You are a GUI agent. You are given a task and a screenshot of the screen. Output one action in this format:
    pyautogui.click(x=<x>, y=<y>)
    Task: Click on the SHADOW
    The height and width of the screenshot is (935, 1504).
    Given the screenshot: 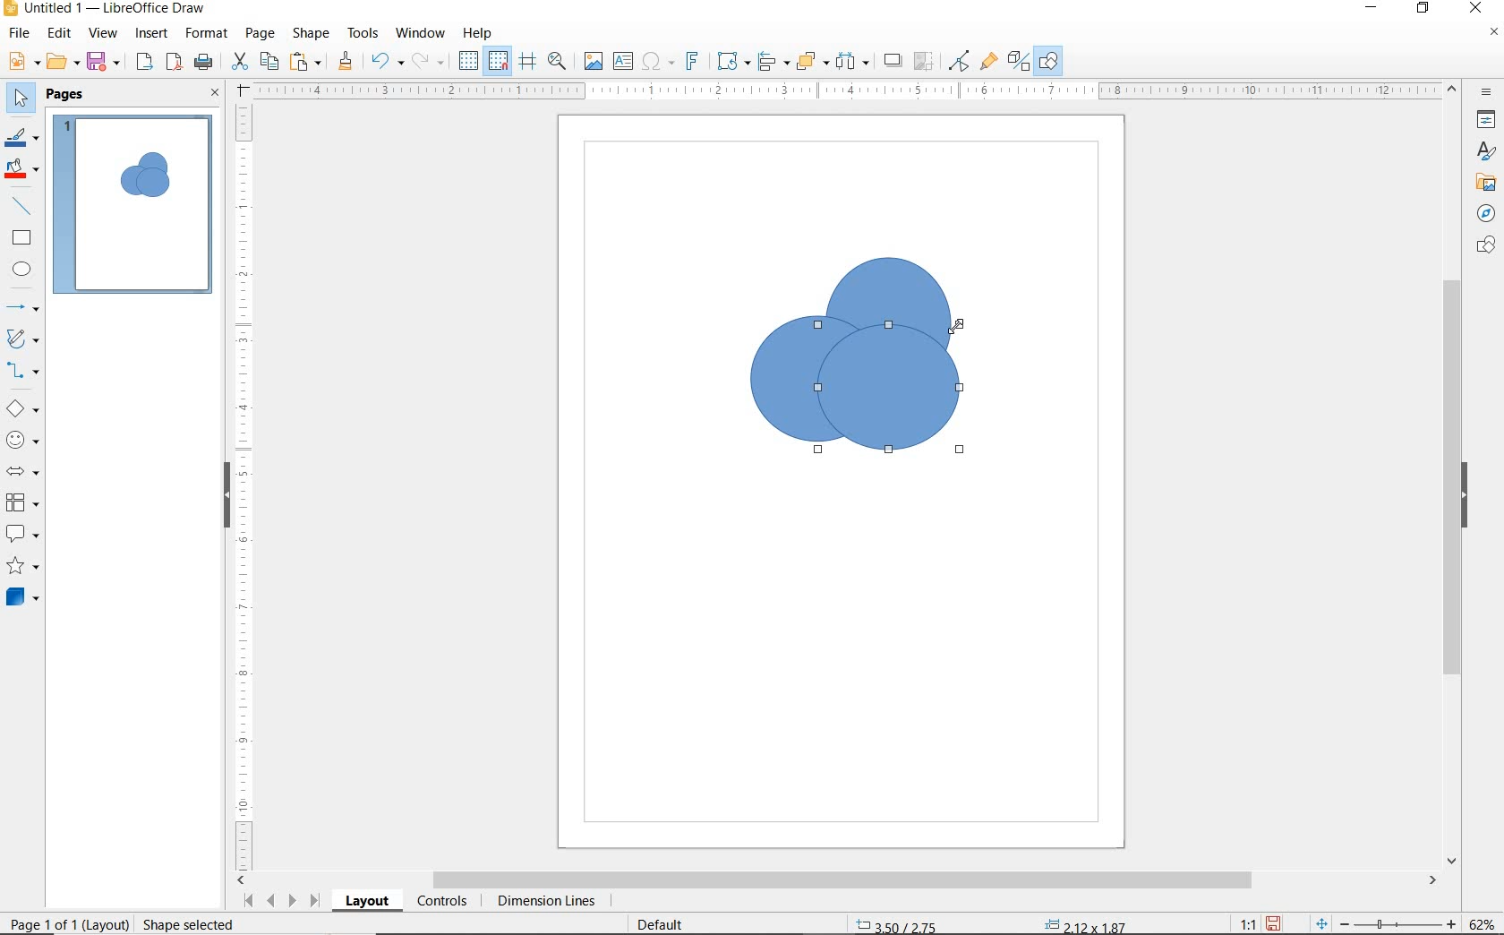 What is the action you would take?
    pyautogui.click(x=893, y=63)
    